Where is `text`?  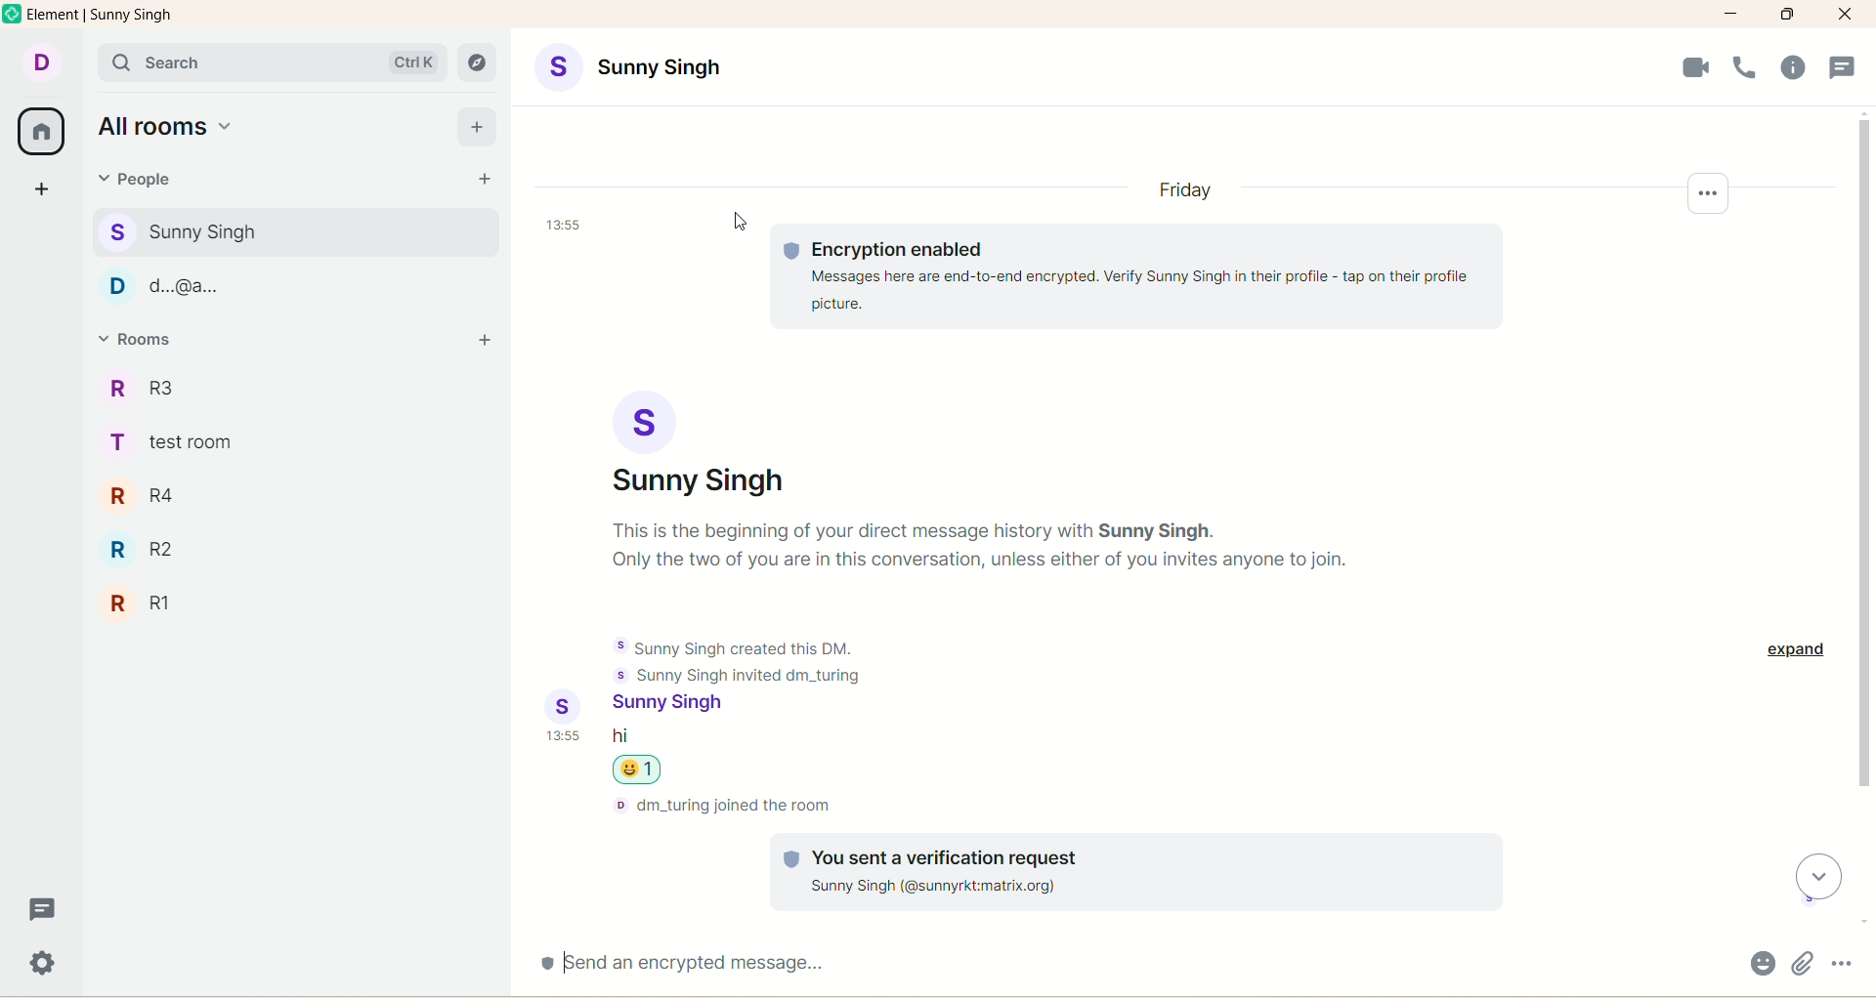
text is located at coordinates (1136, 871).